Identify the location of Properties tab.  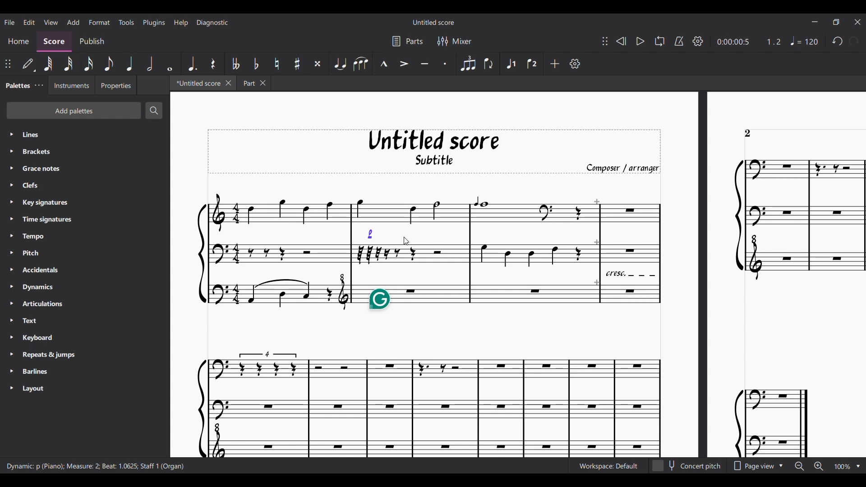
(115, 85).